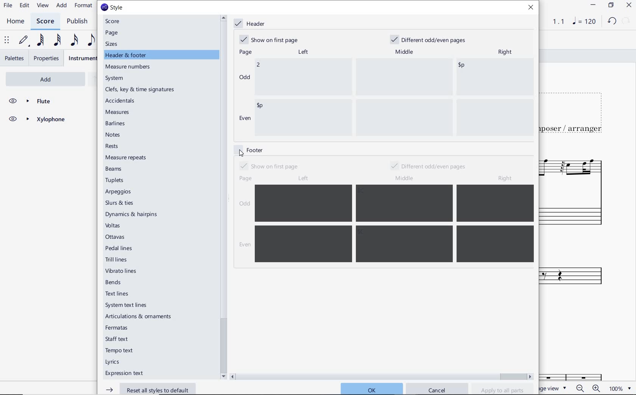 Image resolution: width=636 pixels, height=395 pixels. I want to click on left, so click(303, 179).